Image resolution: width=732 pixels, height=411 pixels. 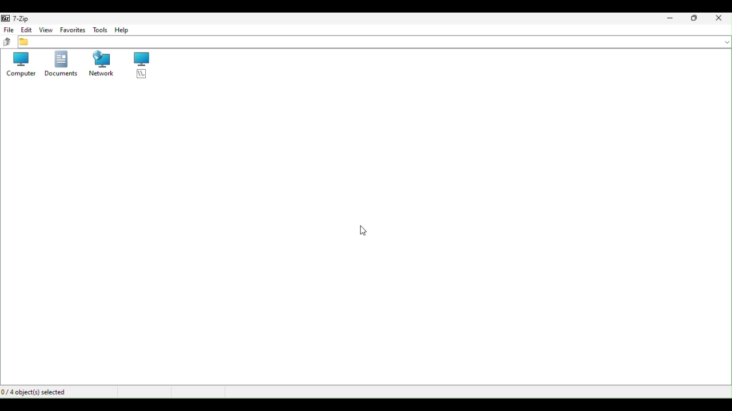 What do you see at coordinates (6, 42) in the screenshot?
I see `up` at bounding box center [6, 42].